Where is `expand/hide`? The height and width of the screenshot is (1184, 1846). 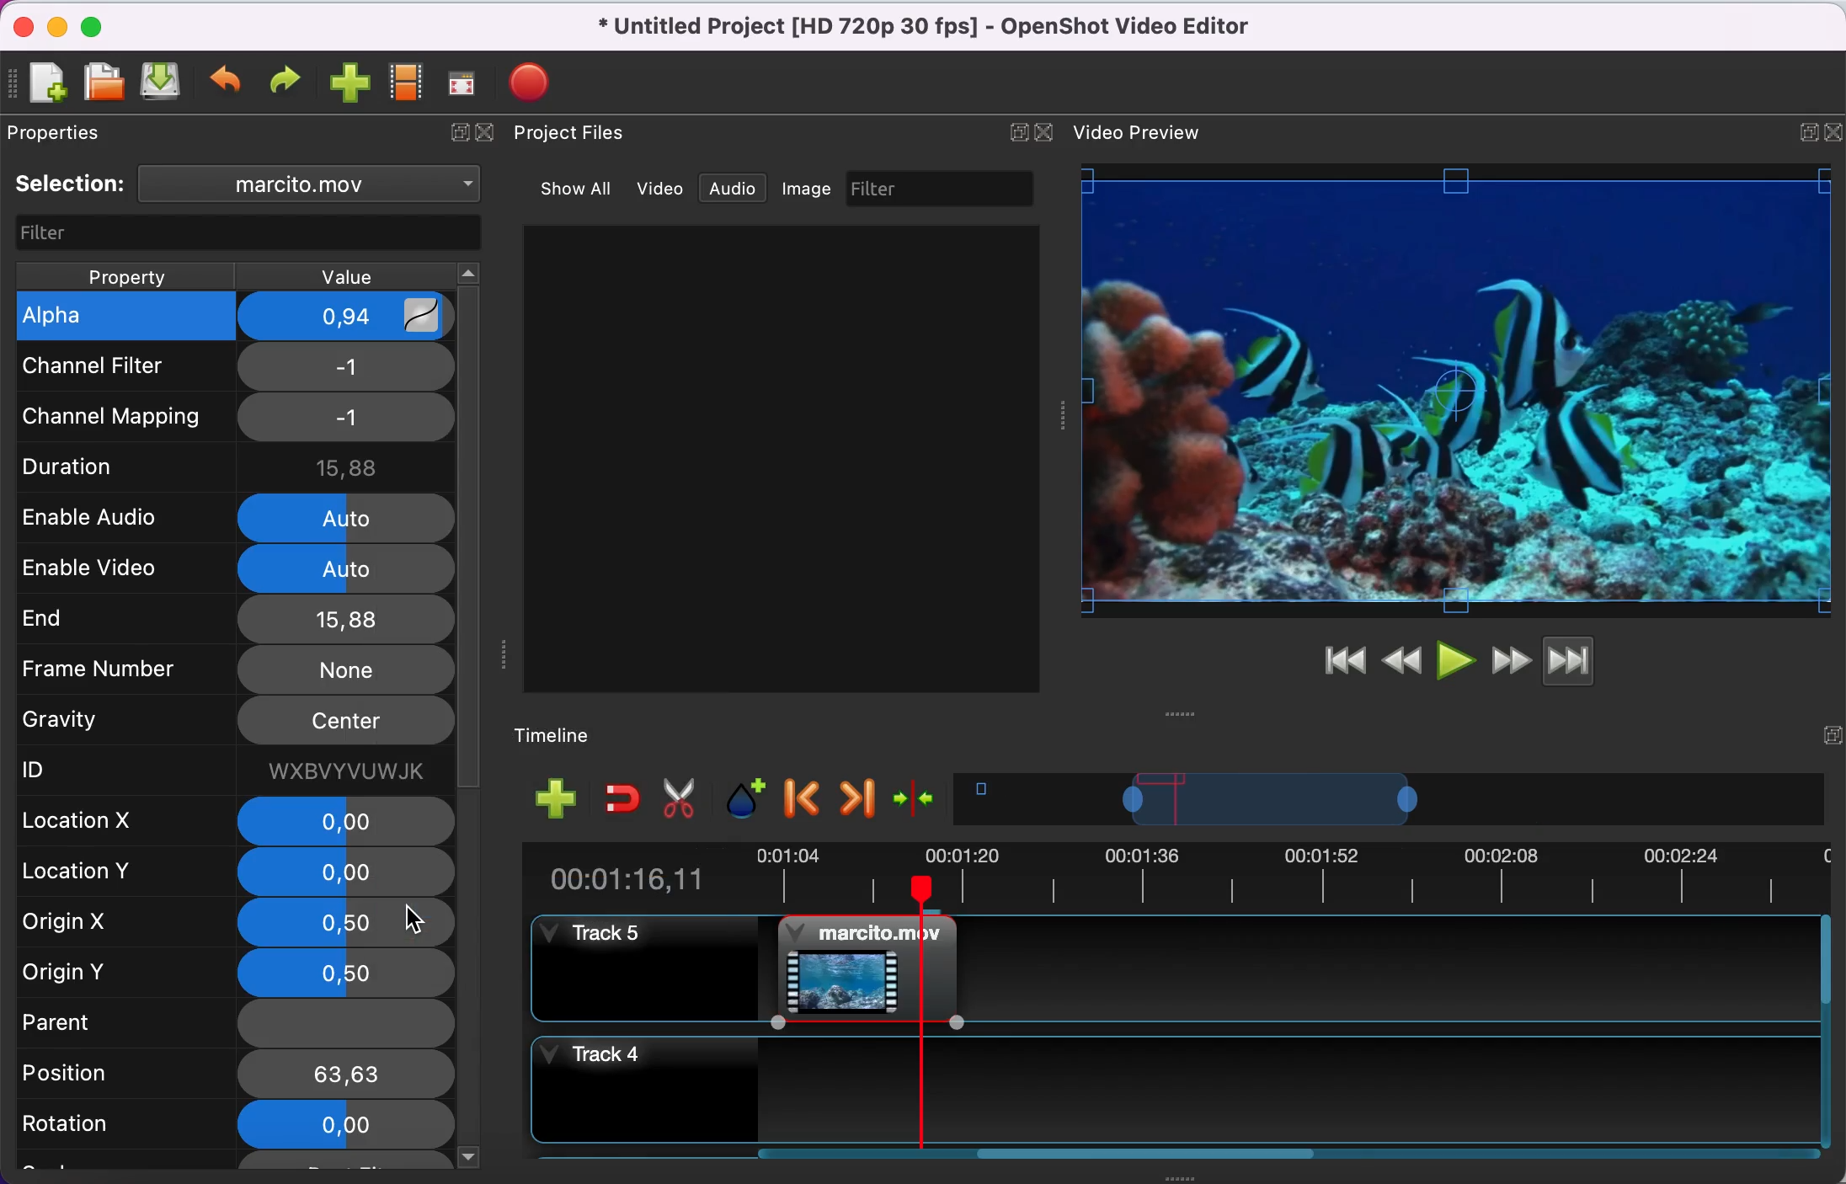 expand/hide is located at coordinates (1017, 132).